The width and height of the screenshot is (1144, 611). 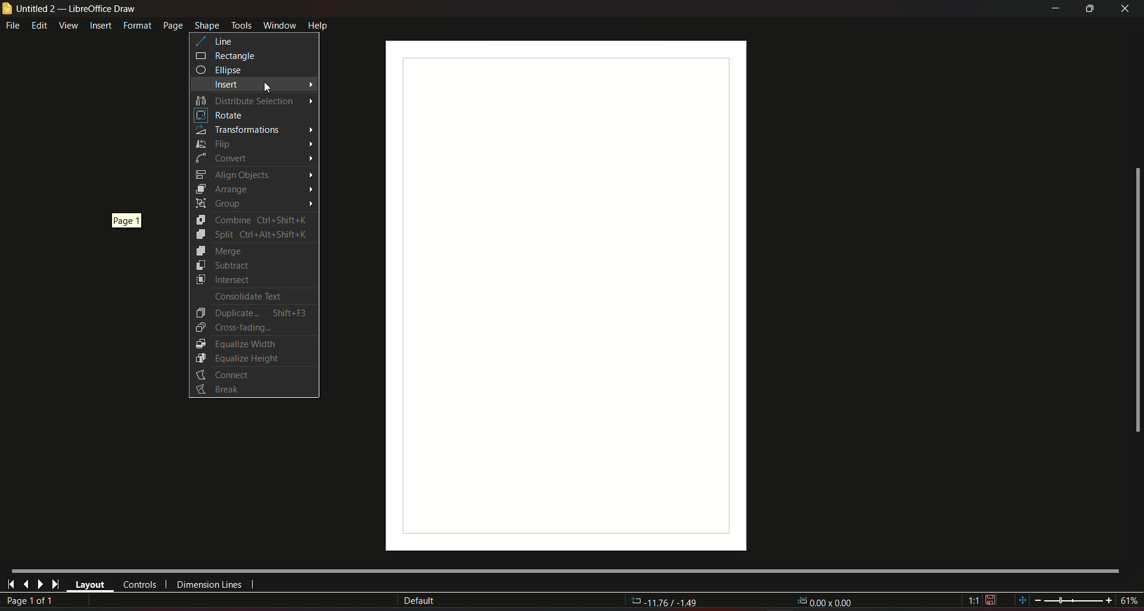 What do you see at coordinates (982, 600) in the screenshot?
I see `1:1` at bounding box center [982, 600].